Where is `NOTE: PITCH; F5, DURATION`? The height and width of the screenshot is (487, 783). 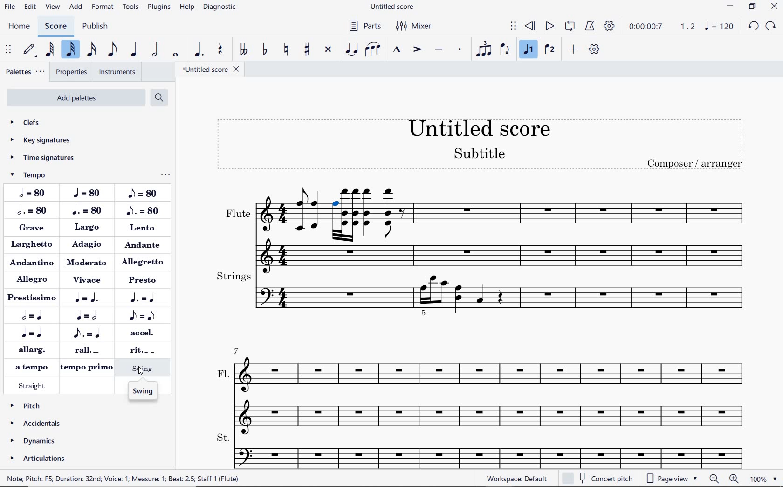 NOTE: PITCH; F5, DURATION is located at coordinates (128, 479).